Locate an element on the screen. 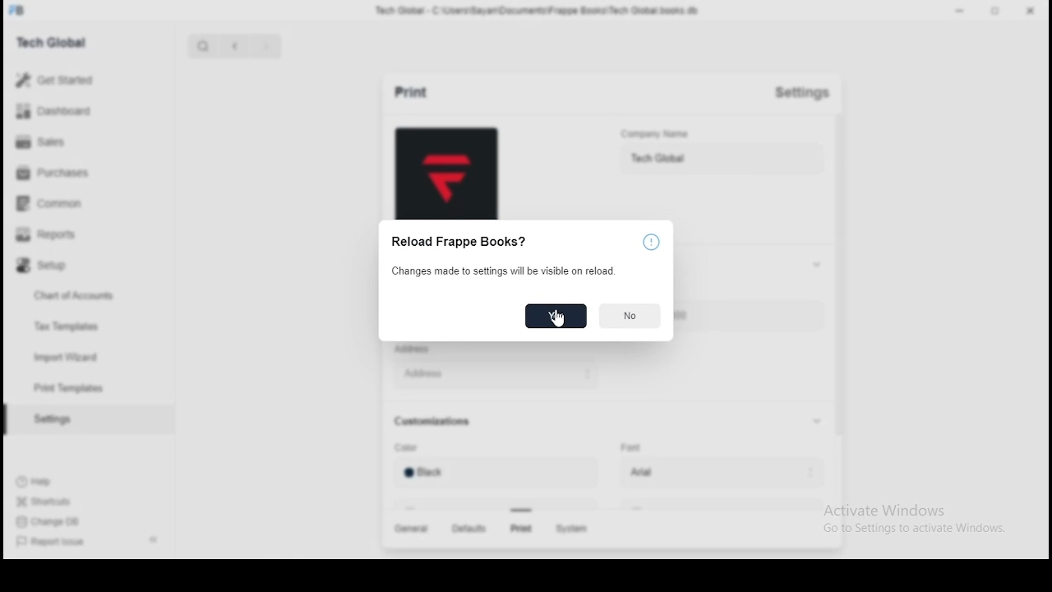 The height and width of the screenshot is (592, 1052). Dashboard  is located at coordinates (70, 111).